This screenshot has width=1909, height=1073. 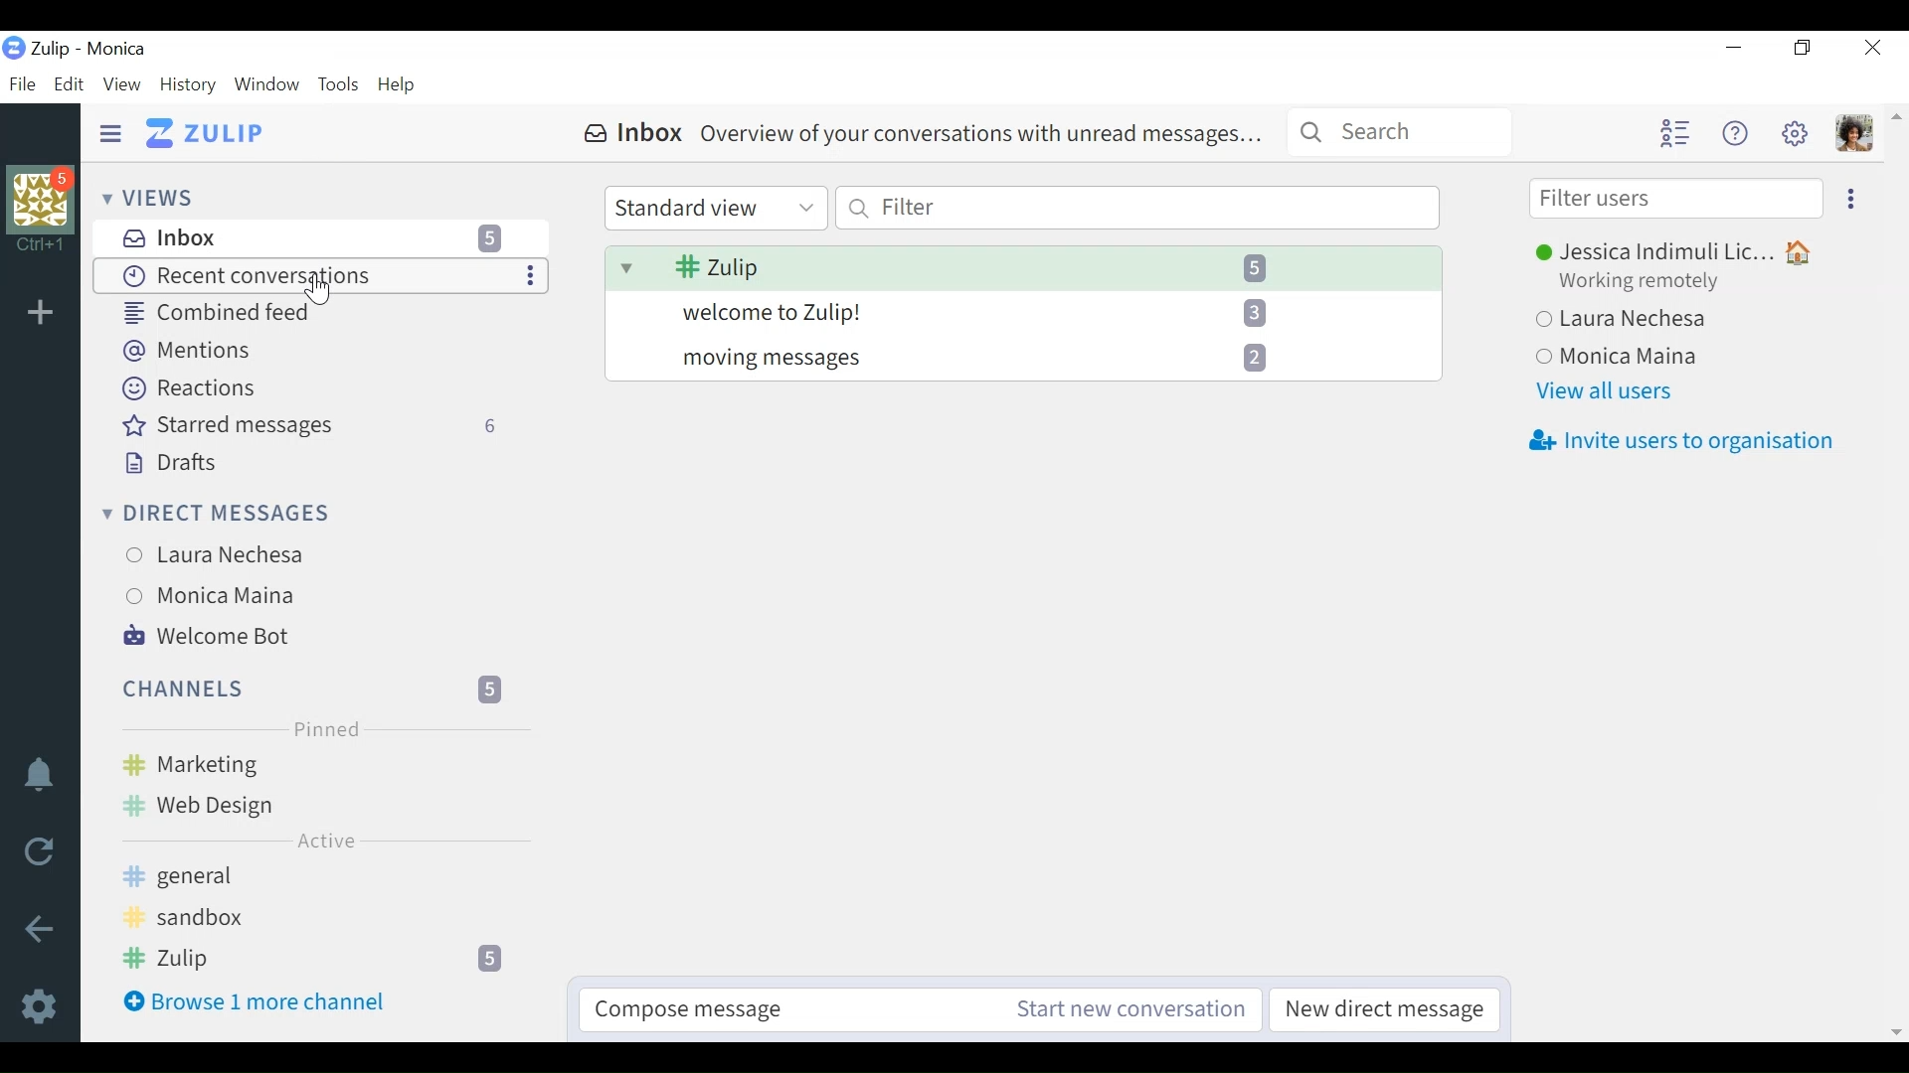 I want to click on Standard view, so click(x=718, y=207).